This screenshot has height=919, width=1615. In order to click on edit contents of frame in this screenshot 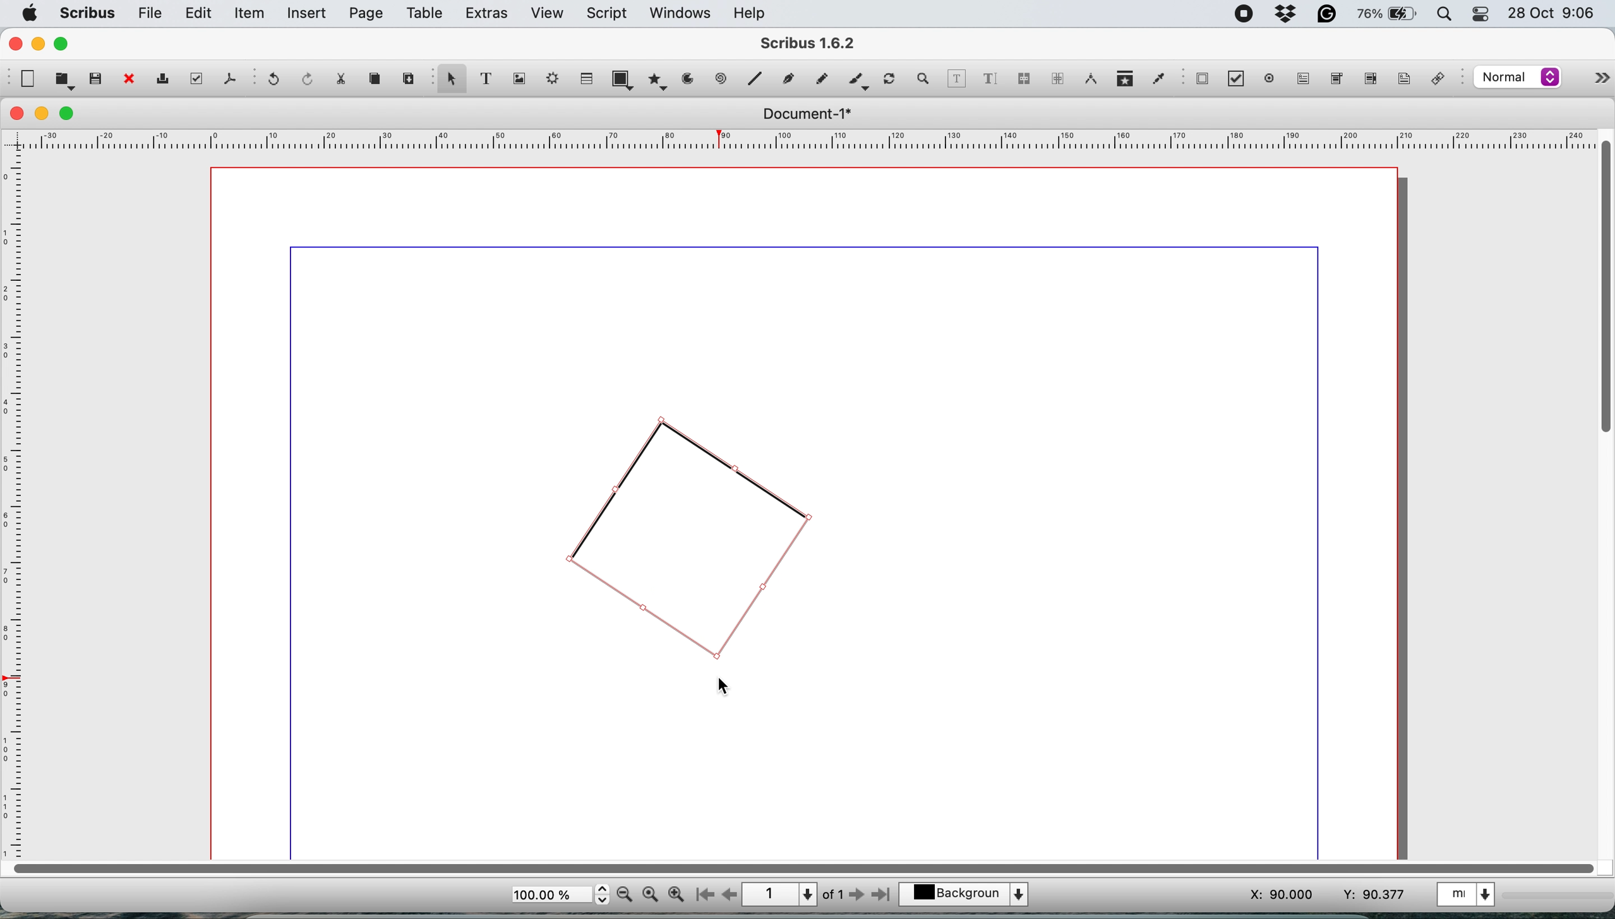, I will do `click(958, 78)`.